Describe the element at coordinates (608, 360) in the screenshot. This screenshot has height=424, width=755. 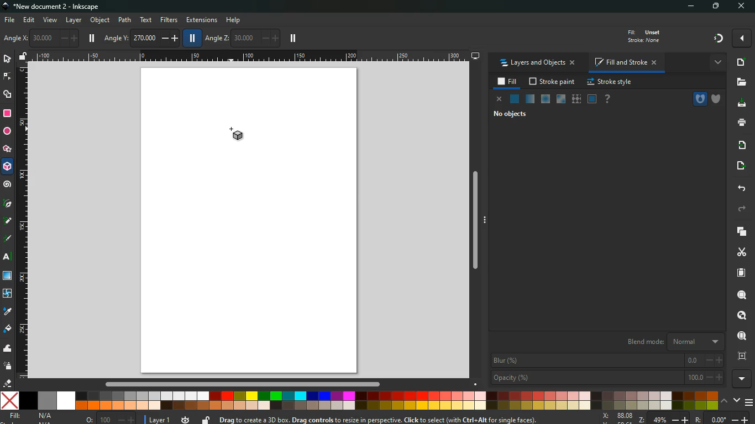
I see `blur` at that location.